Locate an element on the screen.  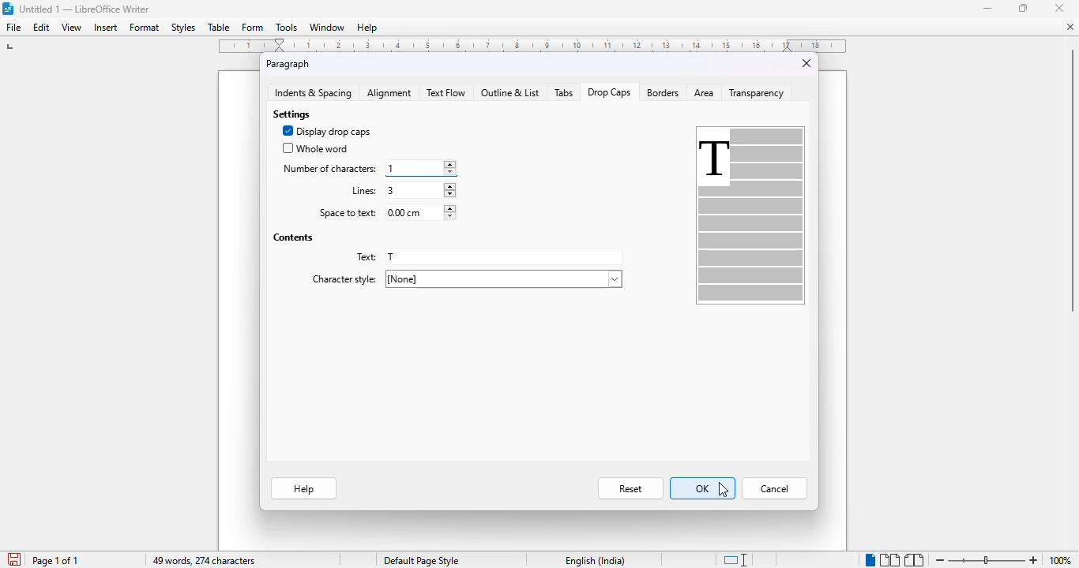
100% is located at coordinates (1058, 560).